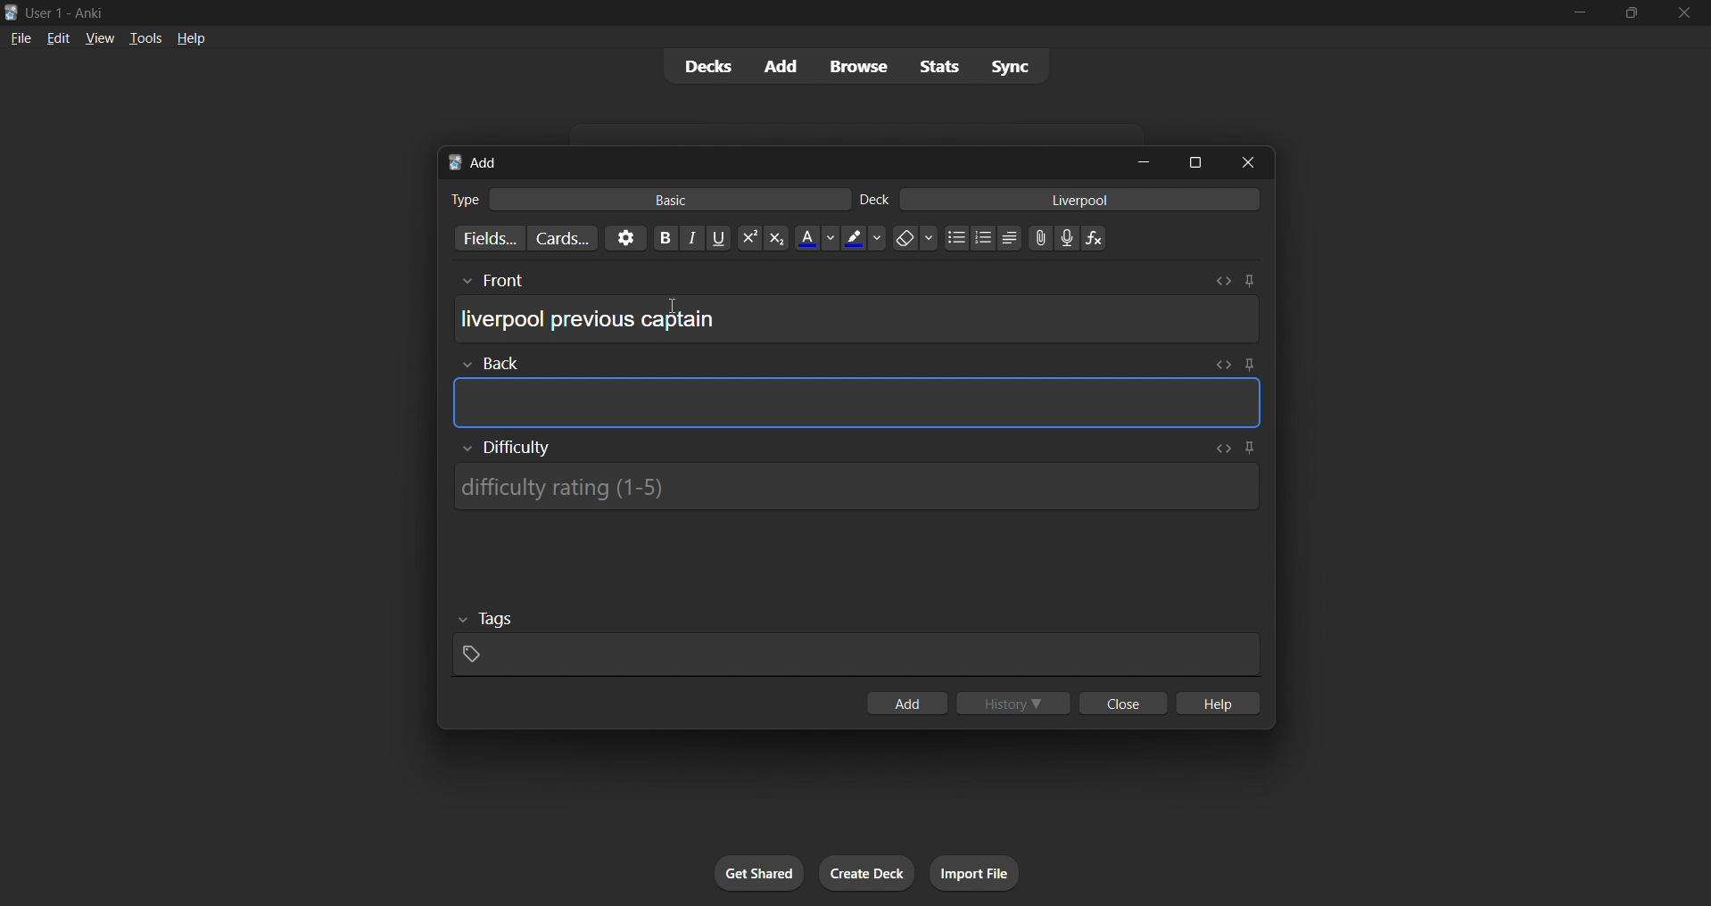  Describe the element at coordinates (53, 36) in the screenshot. I see `edit` at that location.